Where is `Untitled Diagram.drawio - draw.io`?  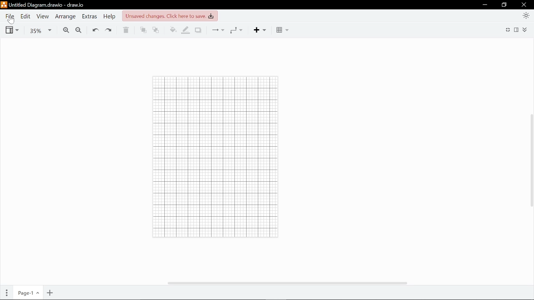
Untitled Diagram.drawio - draw.io is located at coordinates (48, 5).